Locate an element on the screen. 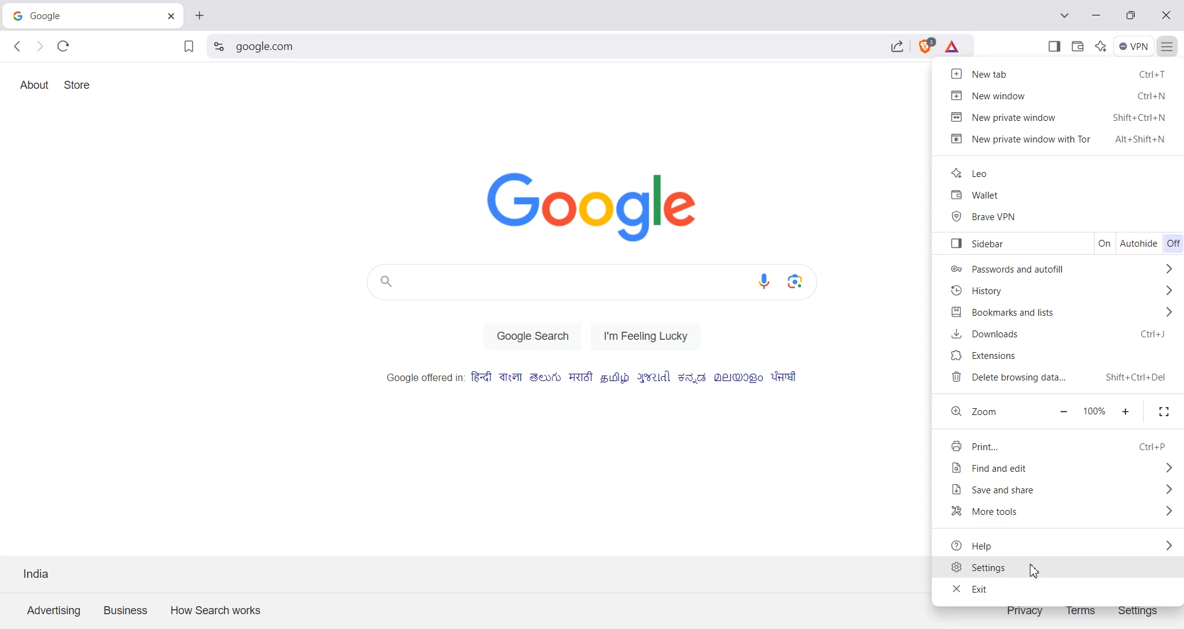 The width and height of the screenshot is (1184, 629). Autohide is located at coordinates (1140, 243).